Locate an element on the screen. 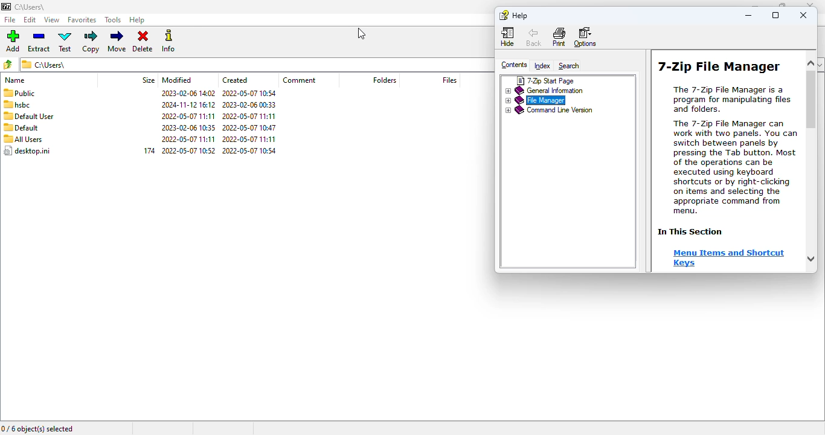 Image resolution: width=825 pixels, height=435 pixels. folder name is located at coordinates (31, 7).